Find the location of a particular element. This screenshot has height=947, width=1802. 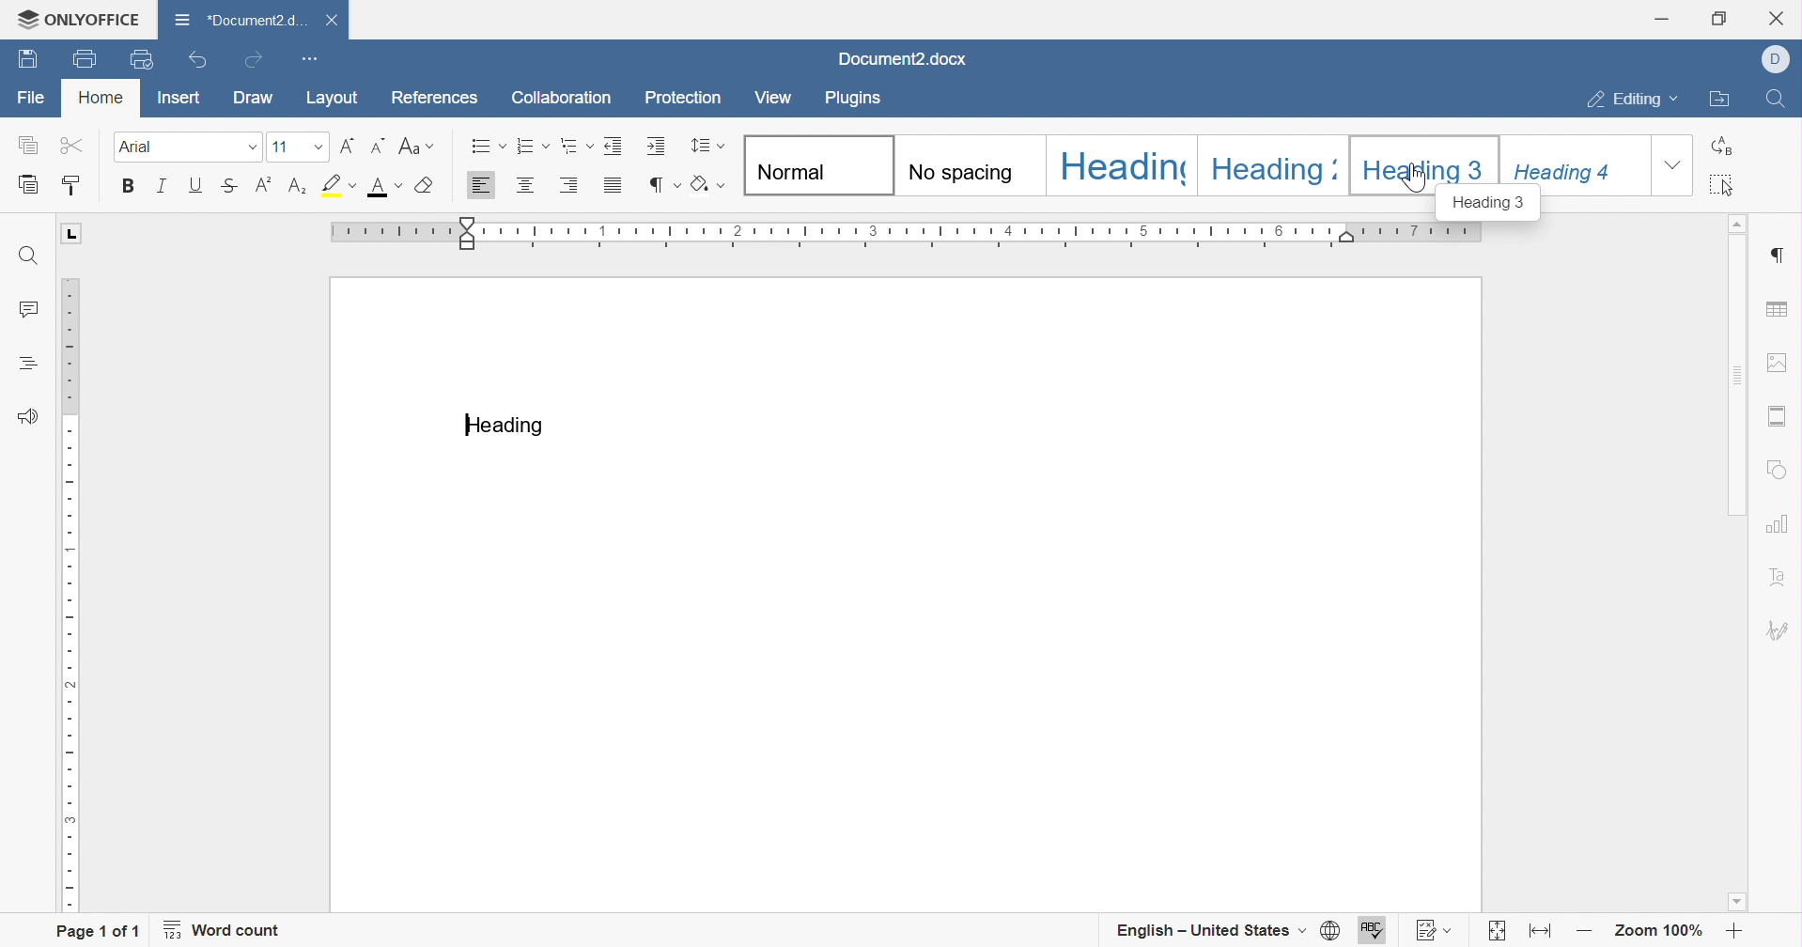

Layout is located at coordinates (335, 98).